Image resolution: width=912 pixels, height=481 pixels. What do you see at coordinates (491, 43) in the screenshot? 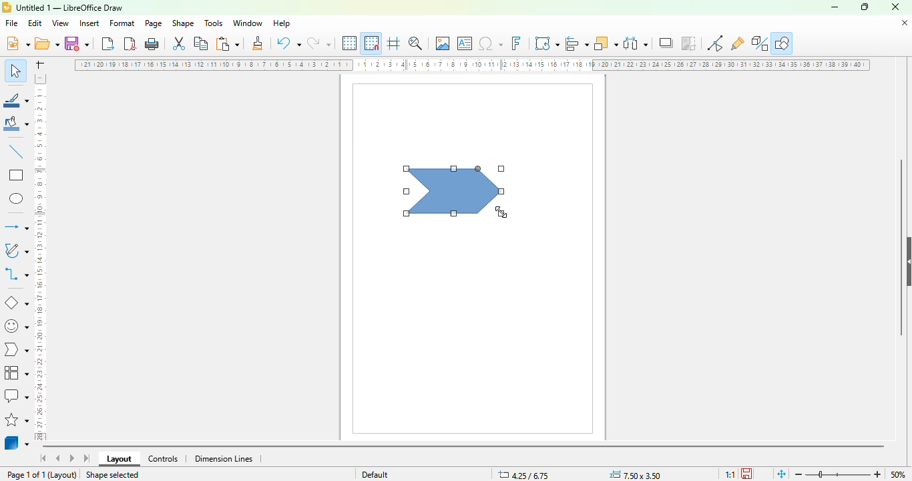
I see `insert special characters` at bounding box center [491, 43].